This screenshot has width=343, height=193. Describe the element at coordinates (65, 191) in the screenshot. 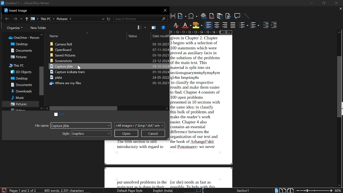

I see `400 words, 2301 characters` at that location.